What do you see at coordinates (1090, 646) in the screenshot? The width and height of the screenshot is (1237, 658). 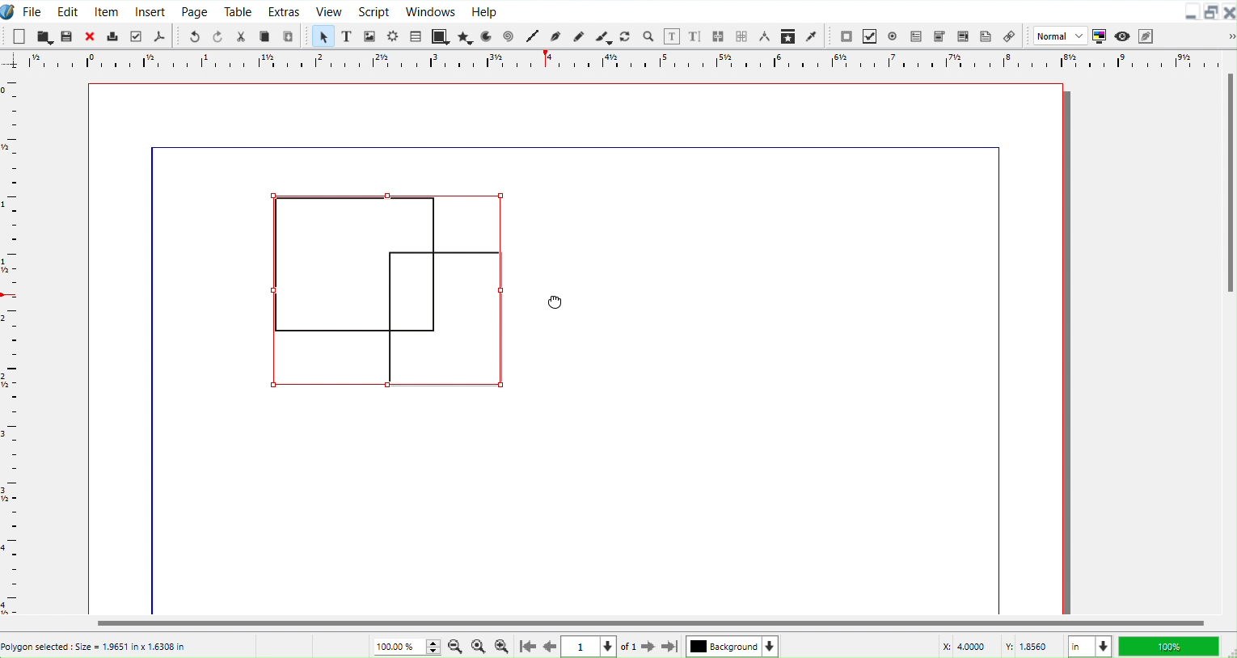 I see `Measurement in Inches ` at bounding box center [1090, 646].